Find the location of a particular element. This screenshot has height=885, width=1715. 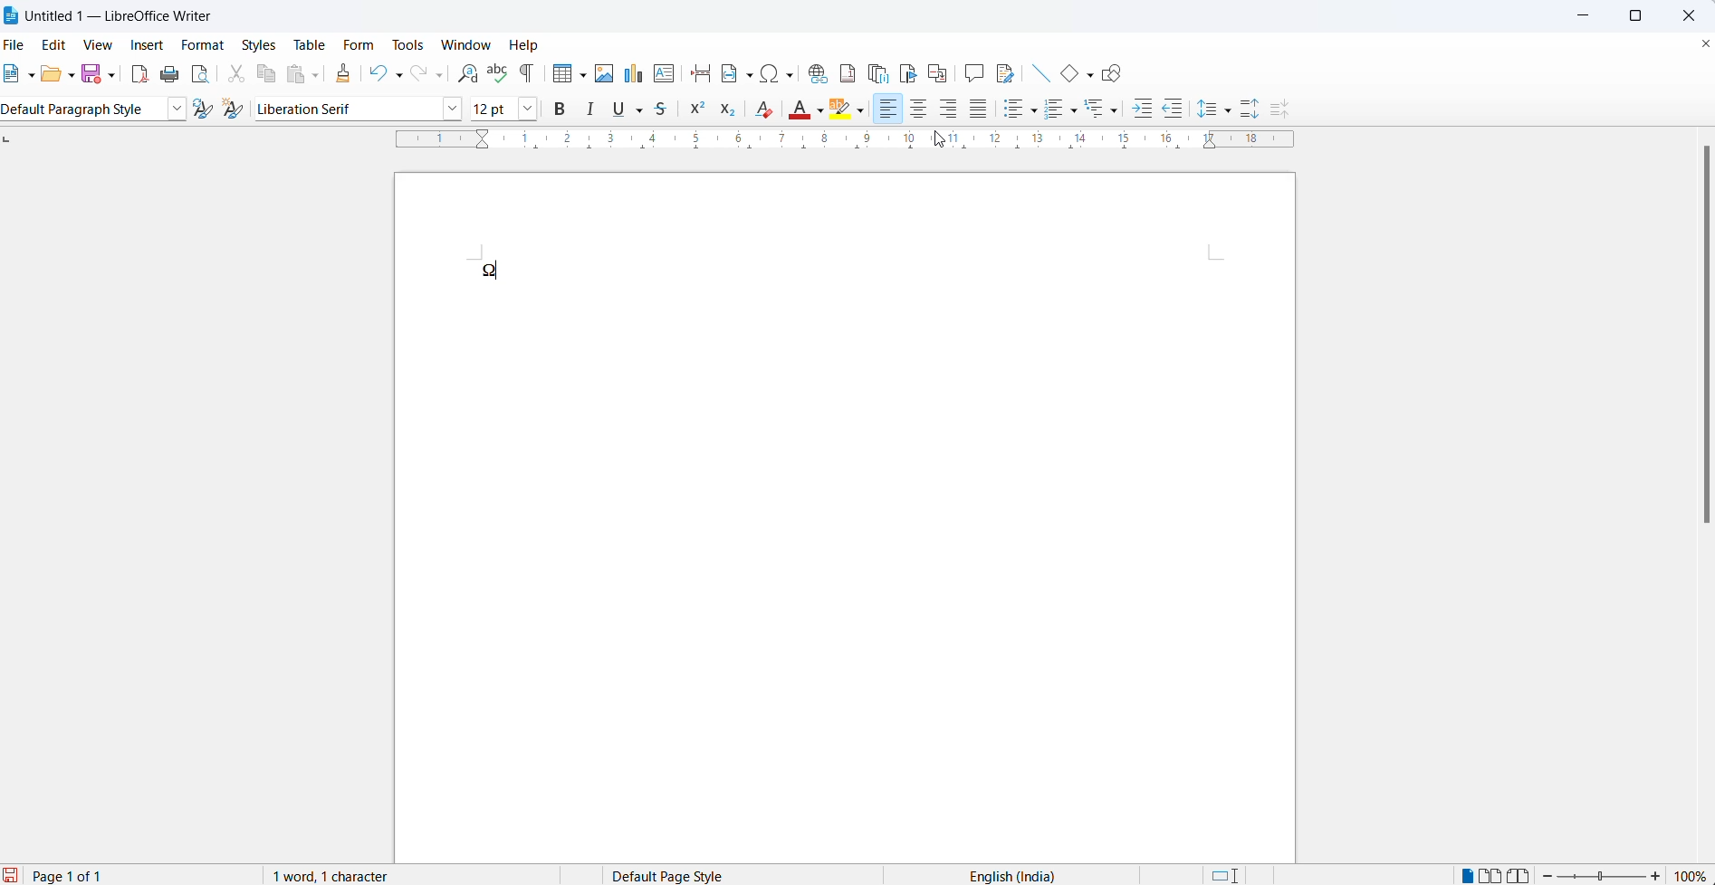

Untitled 1 — LibreOffice Writer is located at coordinates (137, 17).